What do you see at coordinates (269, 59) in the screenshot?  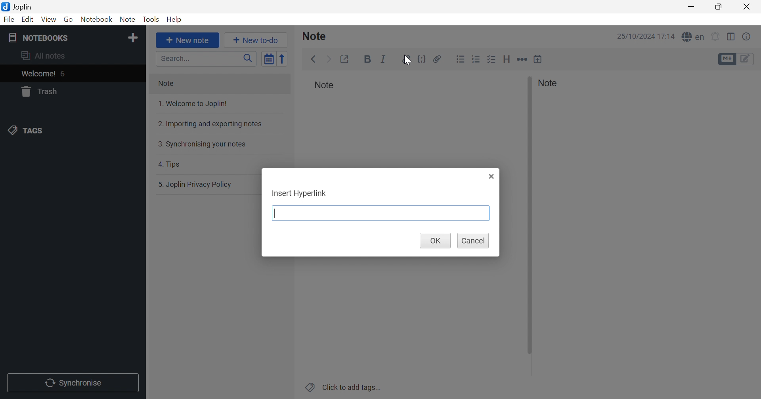 I see `Toggle sort order field: updated date -> created date` at bounding box center [269, 59].